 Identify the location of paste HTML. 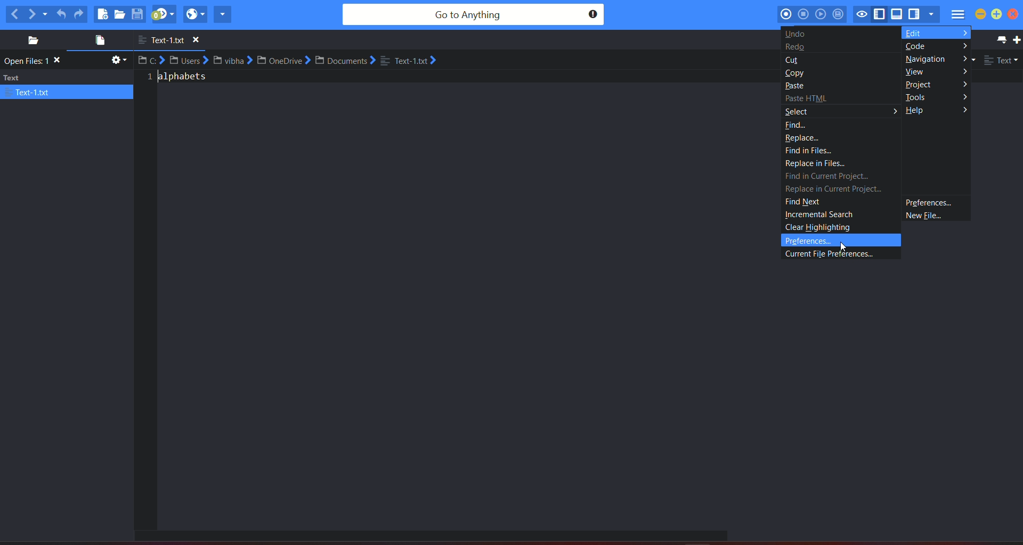
(806, 98).